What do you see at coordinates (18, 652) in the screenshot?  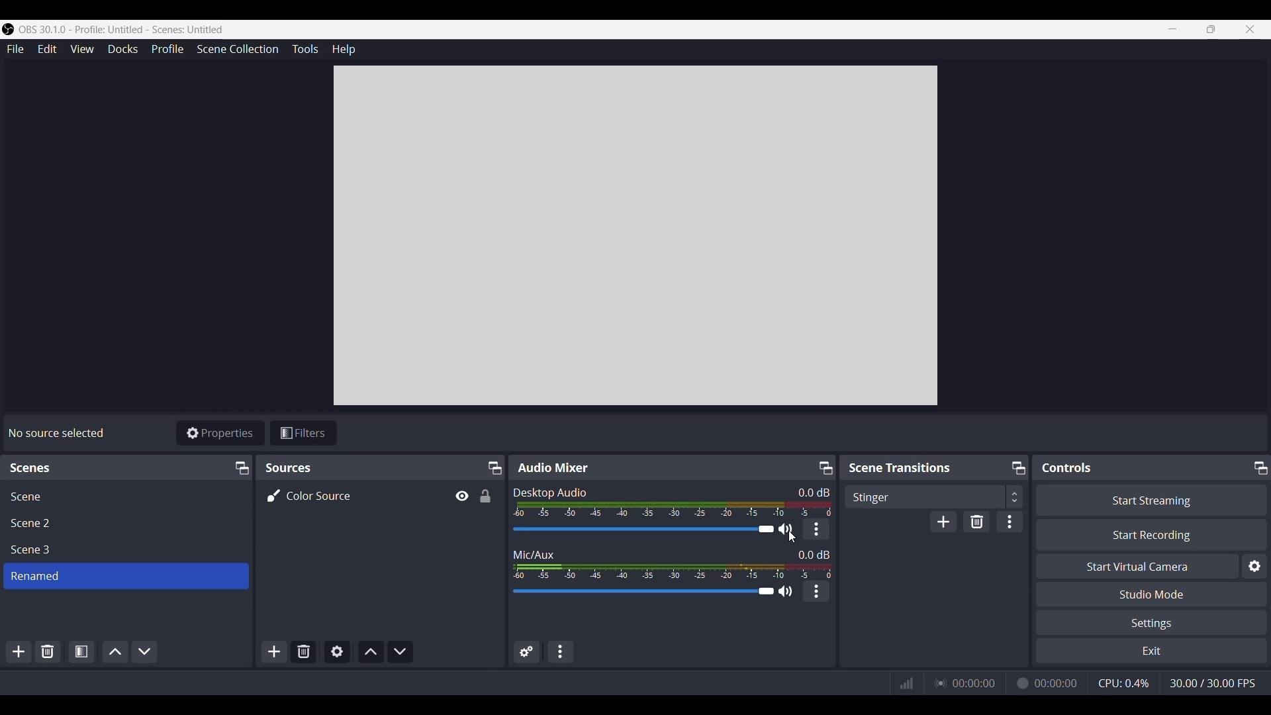 I see `Add new scene` at bounding box center [18, 652].